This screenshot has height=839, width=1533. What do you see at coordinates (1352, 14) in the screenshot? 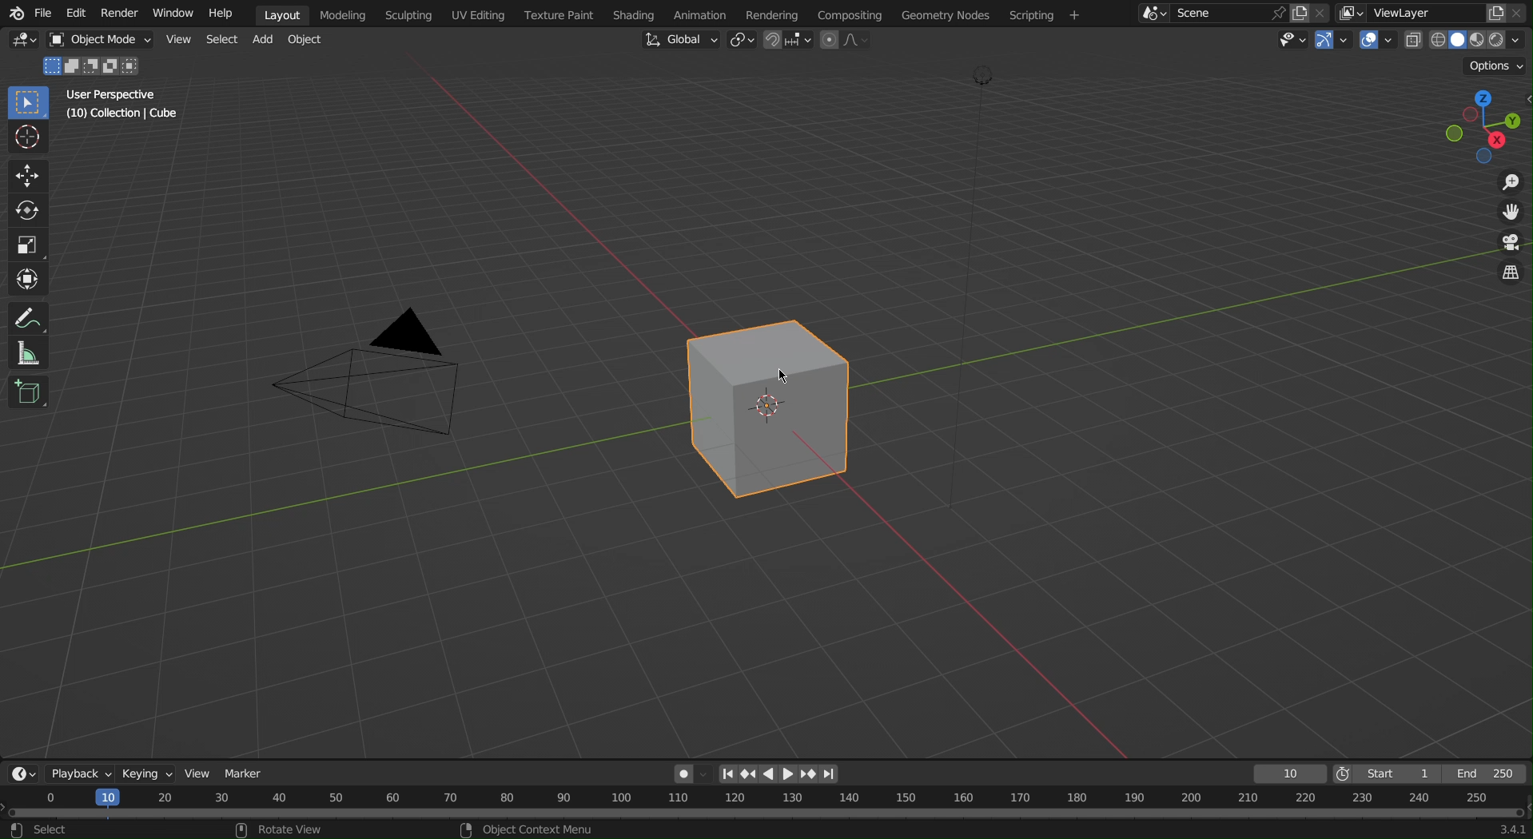
I see `More layer` at bounding box center [1352, 14].